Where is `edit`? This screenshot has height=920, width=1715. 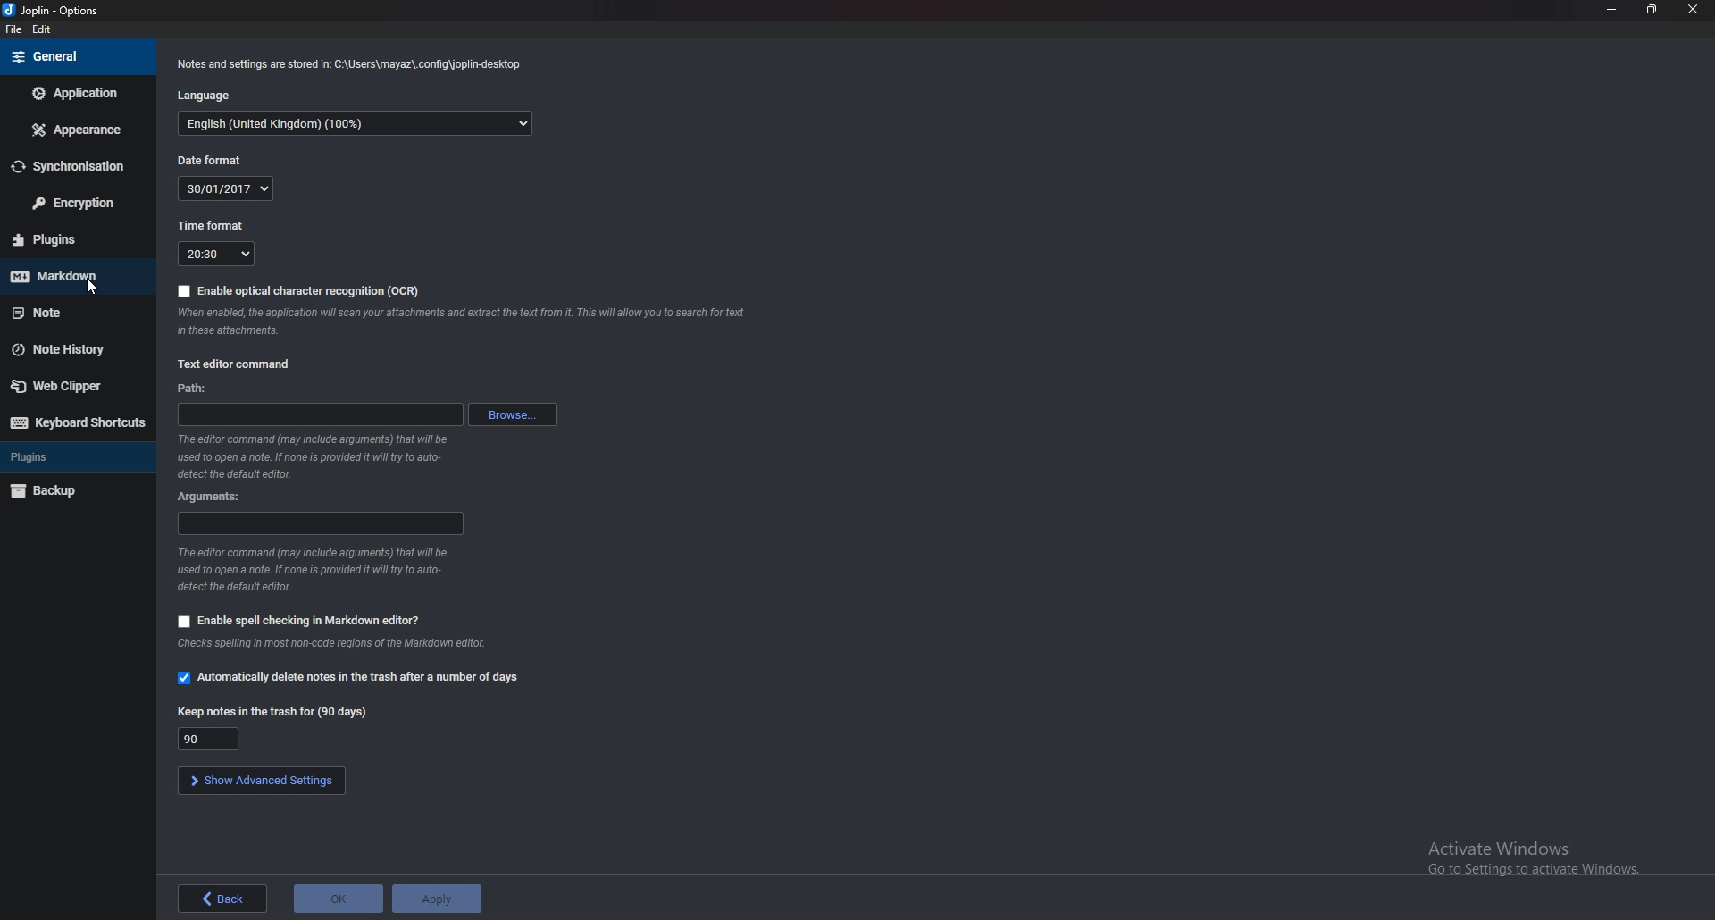
edit is located at coordinates (45, 29).